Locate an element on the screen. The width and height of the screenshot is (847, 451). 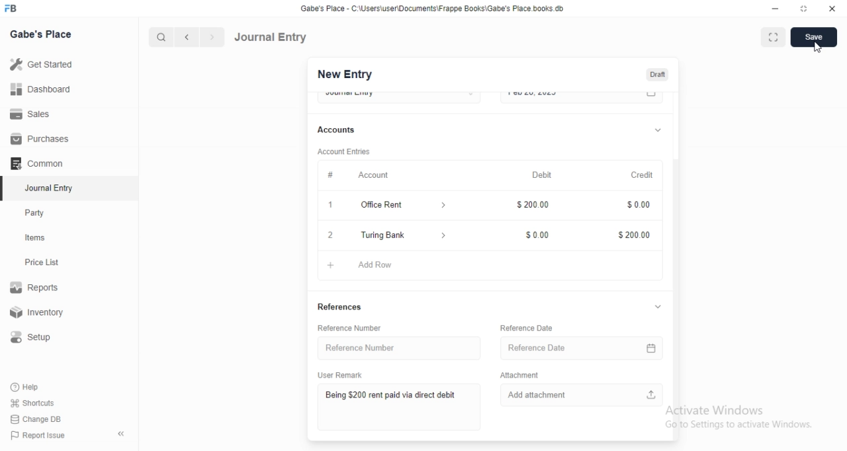
FB logo is located at coordinates (12, 9).